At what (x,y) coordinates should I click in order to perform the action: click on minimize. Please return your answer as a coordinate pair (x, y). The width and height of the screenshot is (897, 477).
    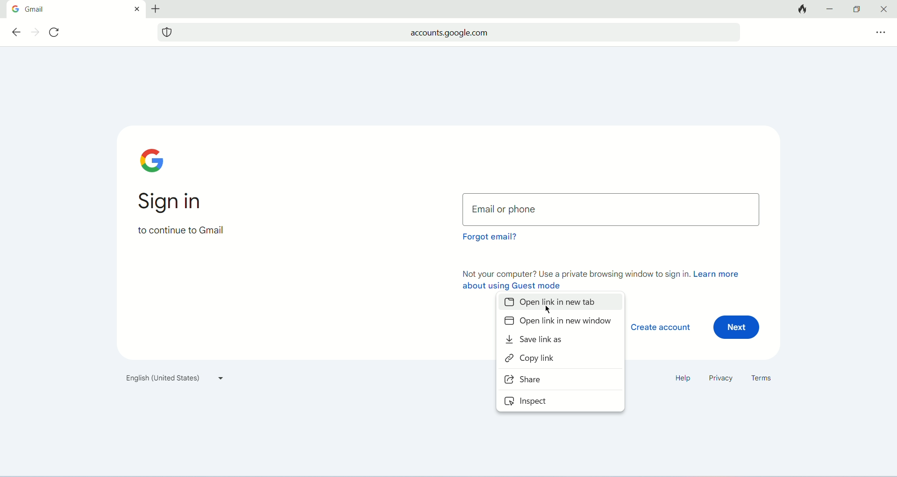
    Looking at the image, I should click on (831, 8).